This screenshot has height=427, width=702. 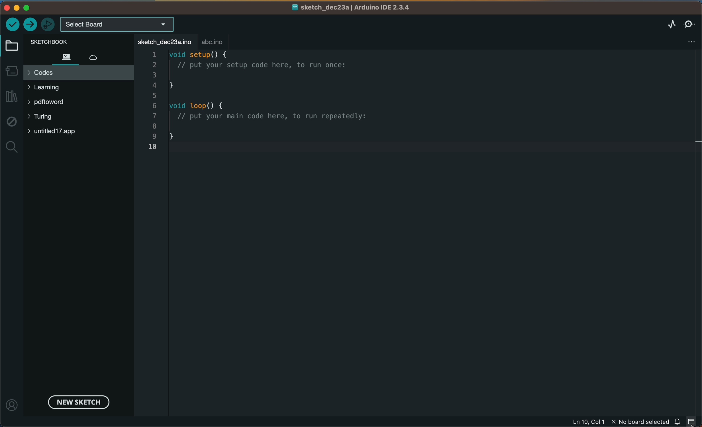 I want to click on file name, so click(x=351, y=7).